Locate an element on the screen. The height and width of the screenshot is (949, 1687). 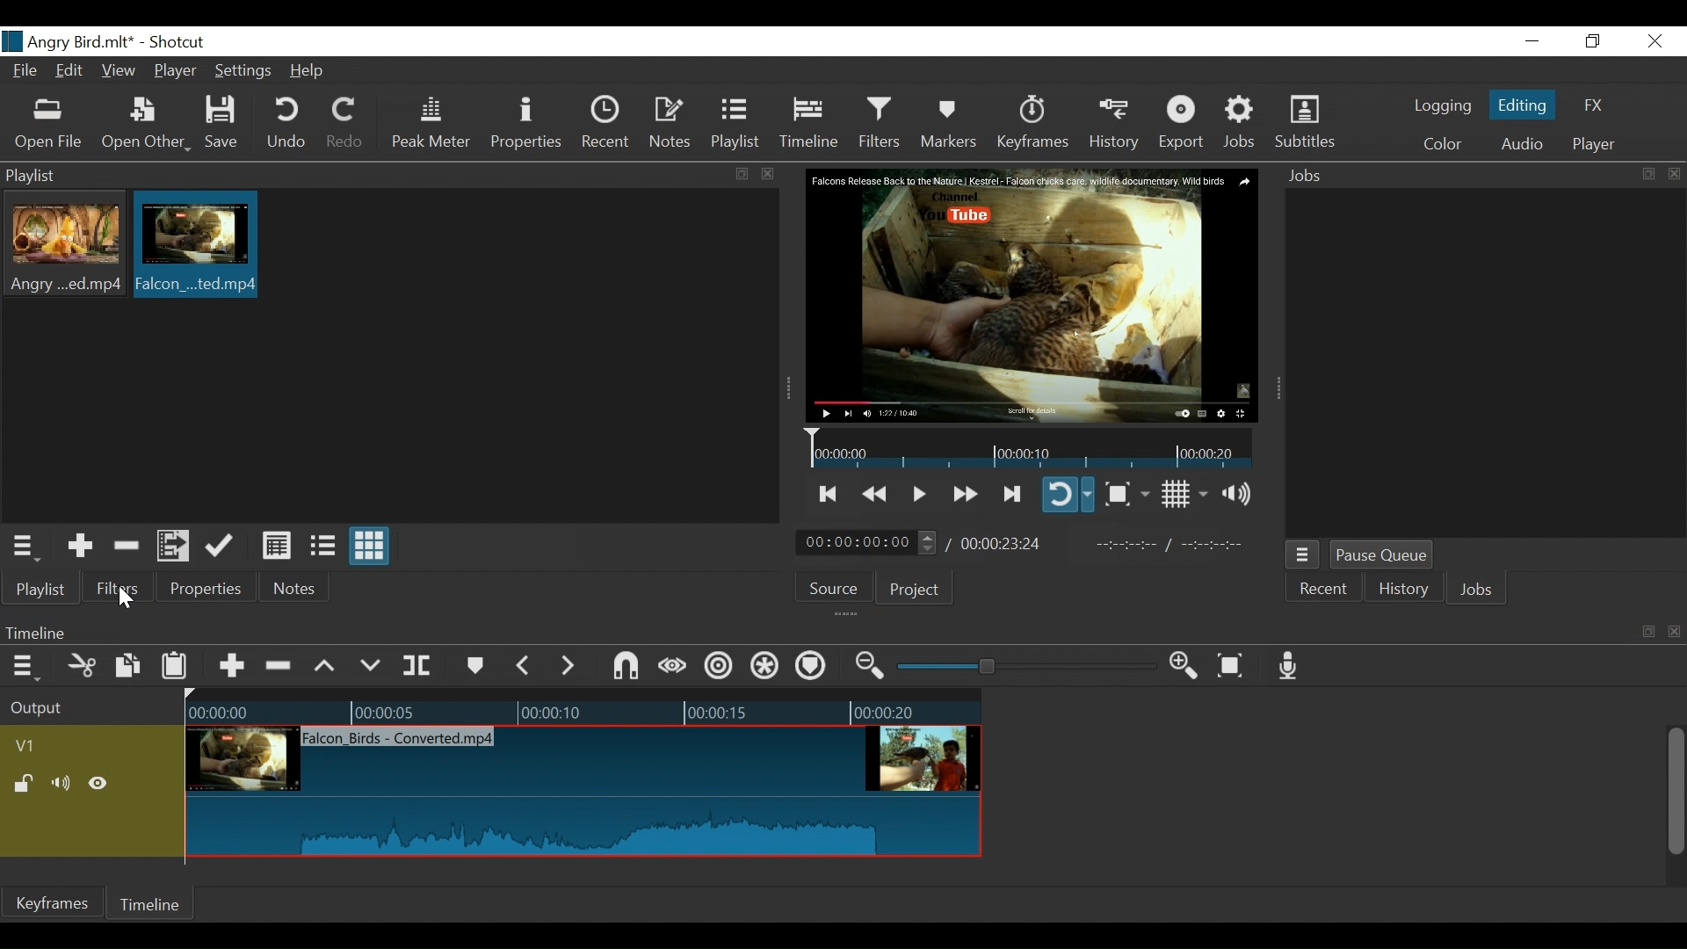
Pause Queue is located at coordinates (1384, 556).